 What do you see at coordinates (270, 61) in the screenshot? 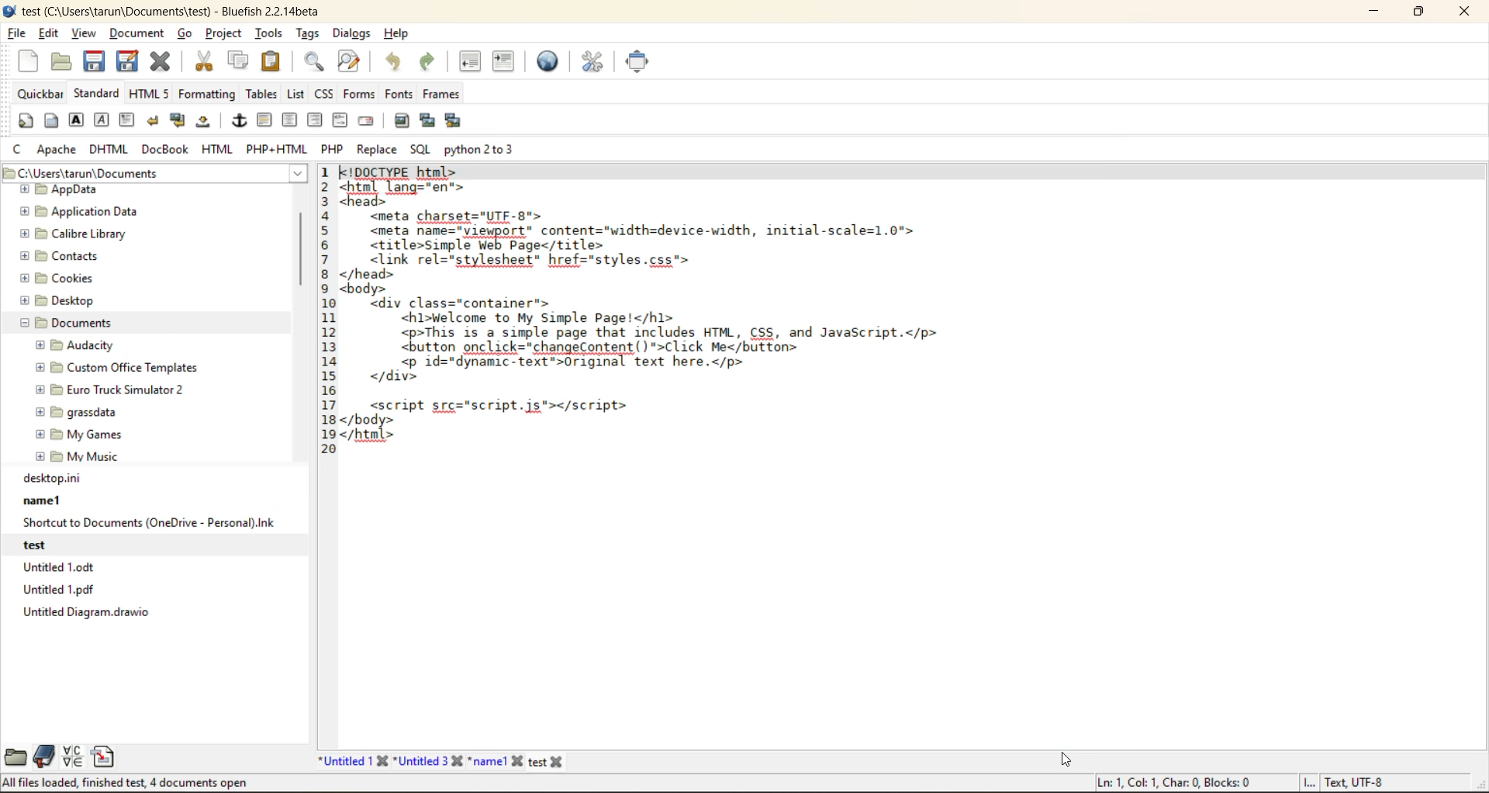
I see `paste` at bounding box center [270, 61].